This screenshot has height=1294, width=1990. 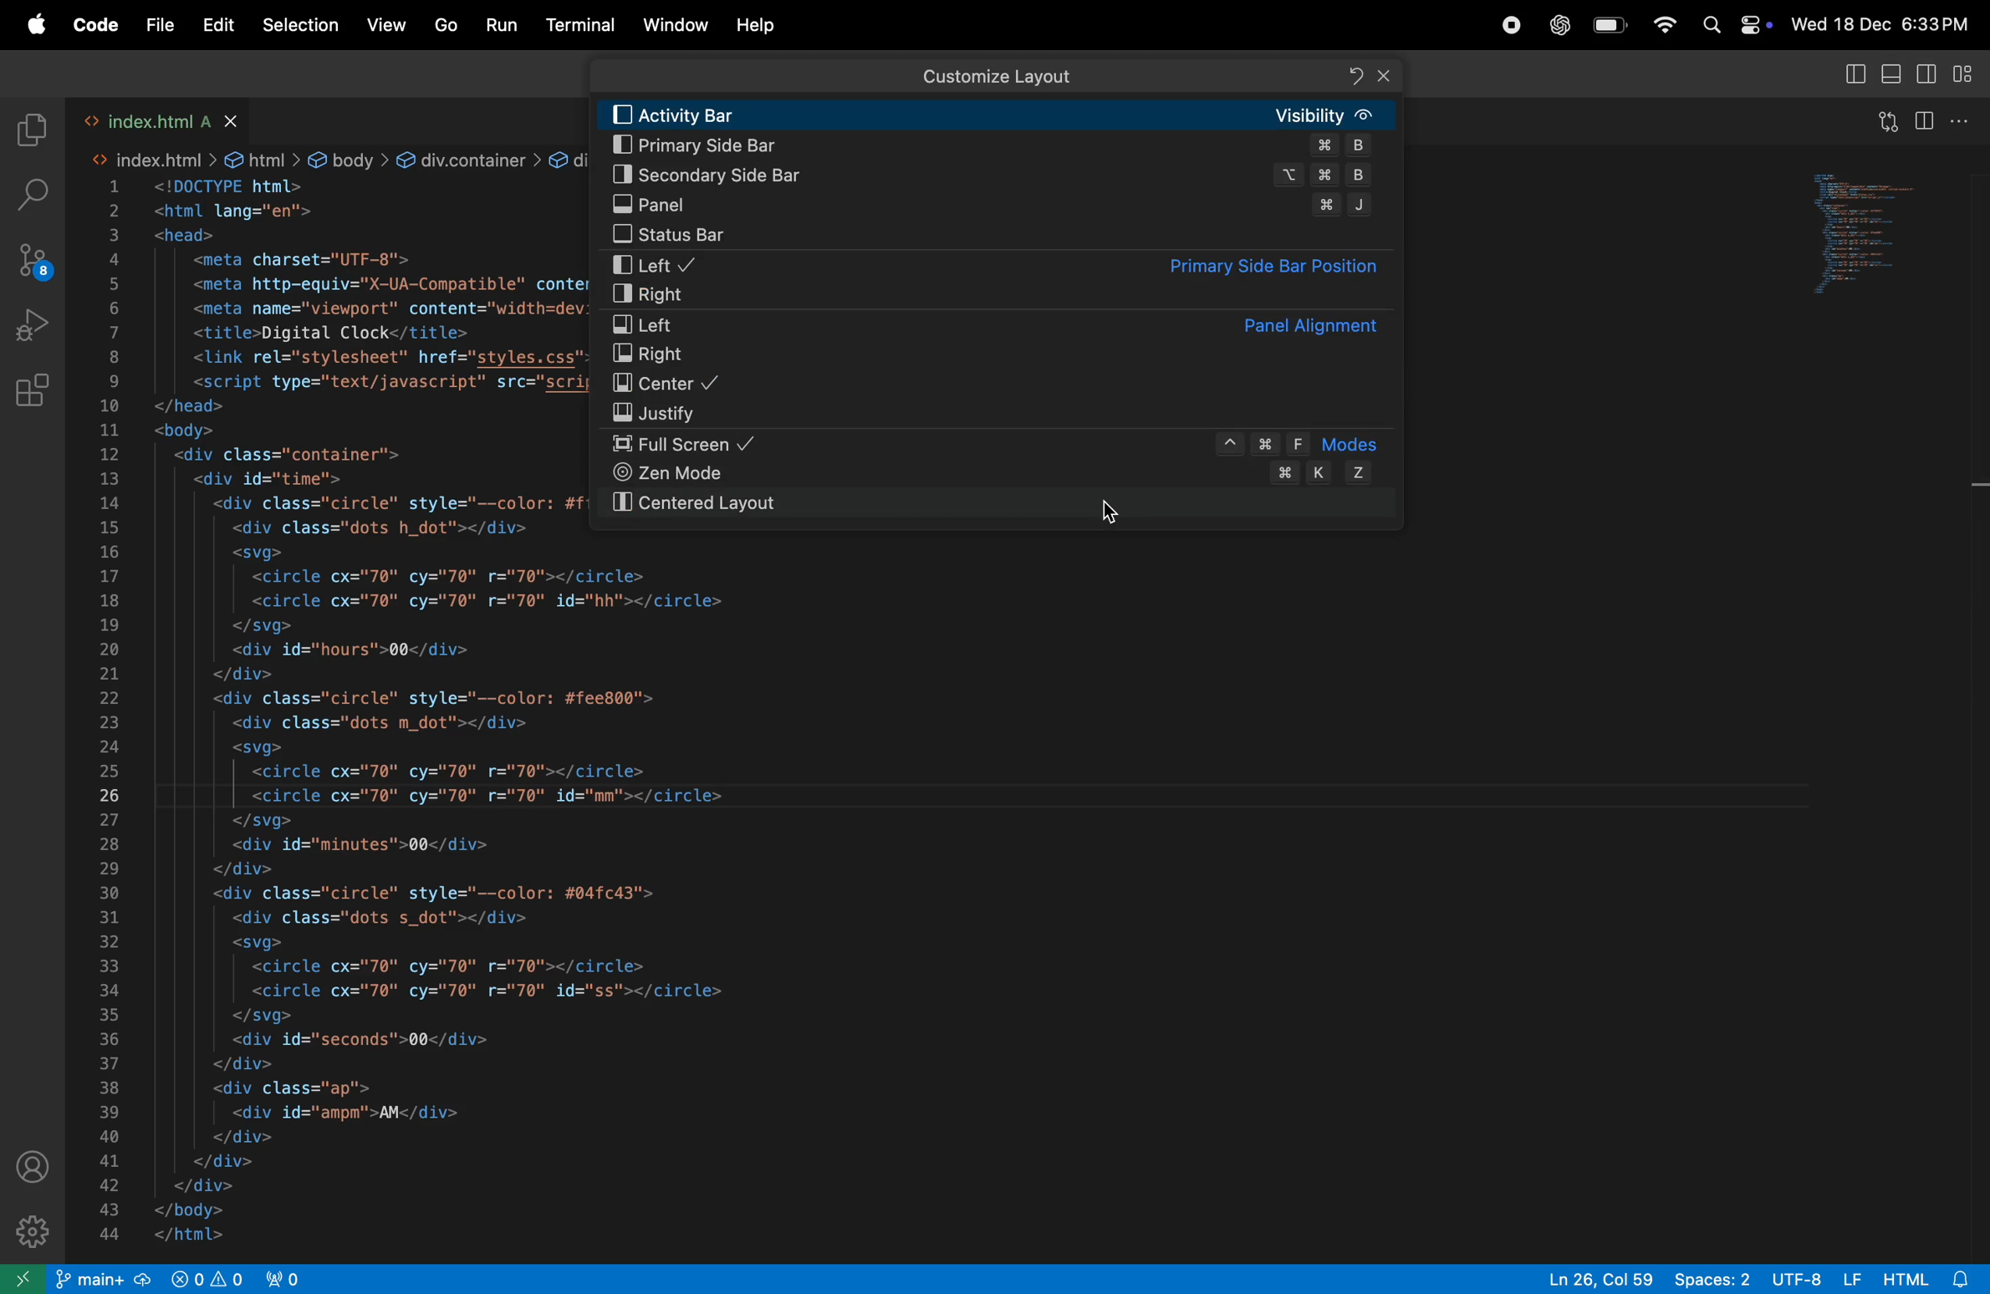 I want to click on settings, so click(x=33, y=1232).